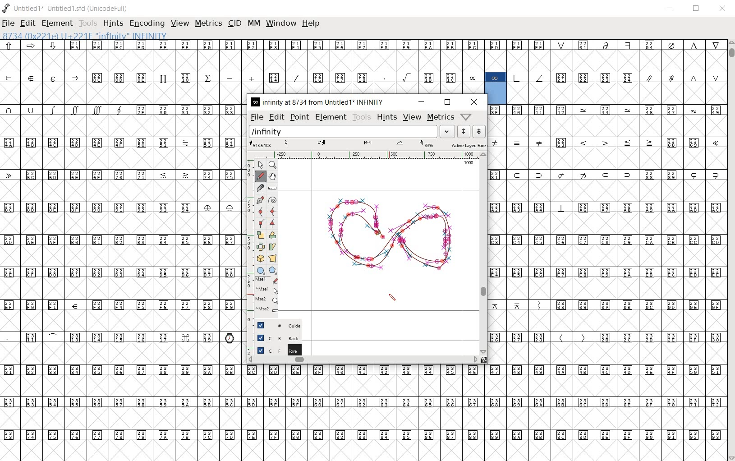  I want to click on restore down, so click(698, 9).